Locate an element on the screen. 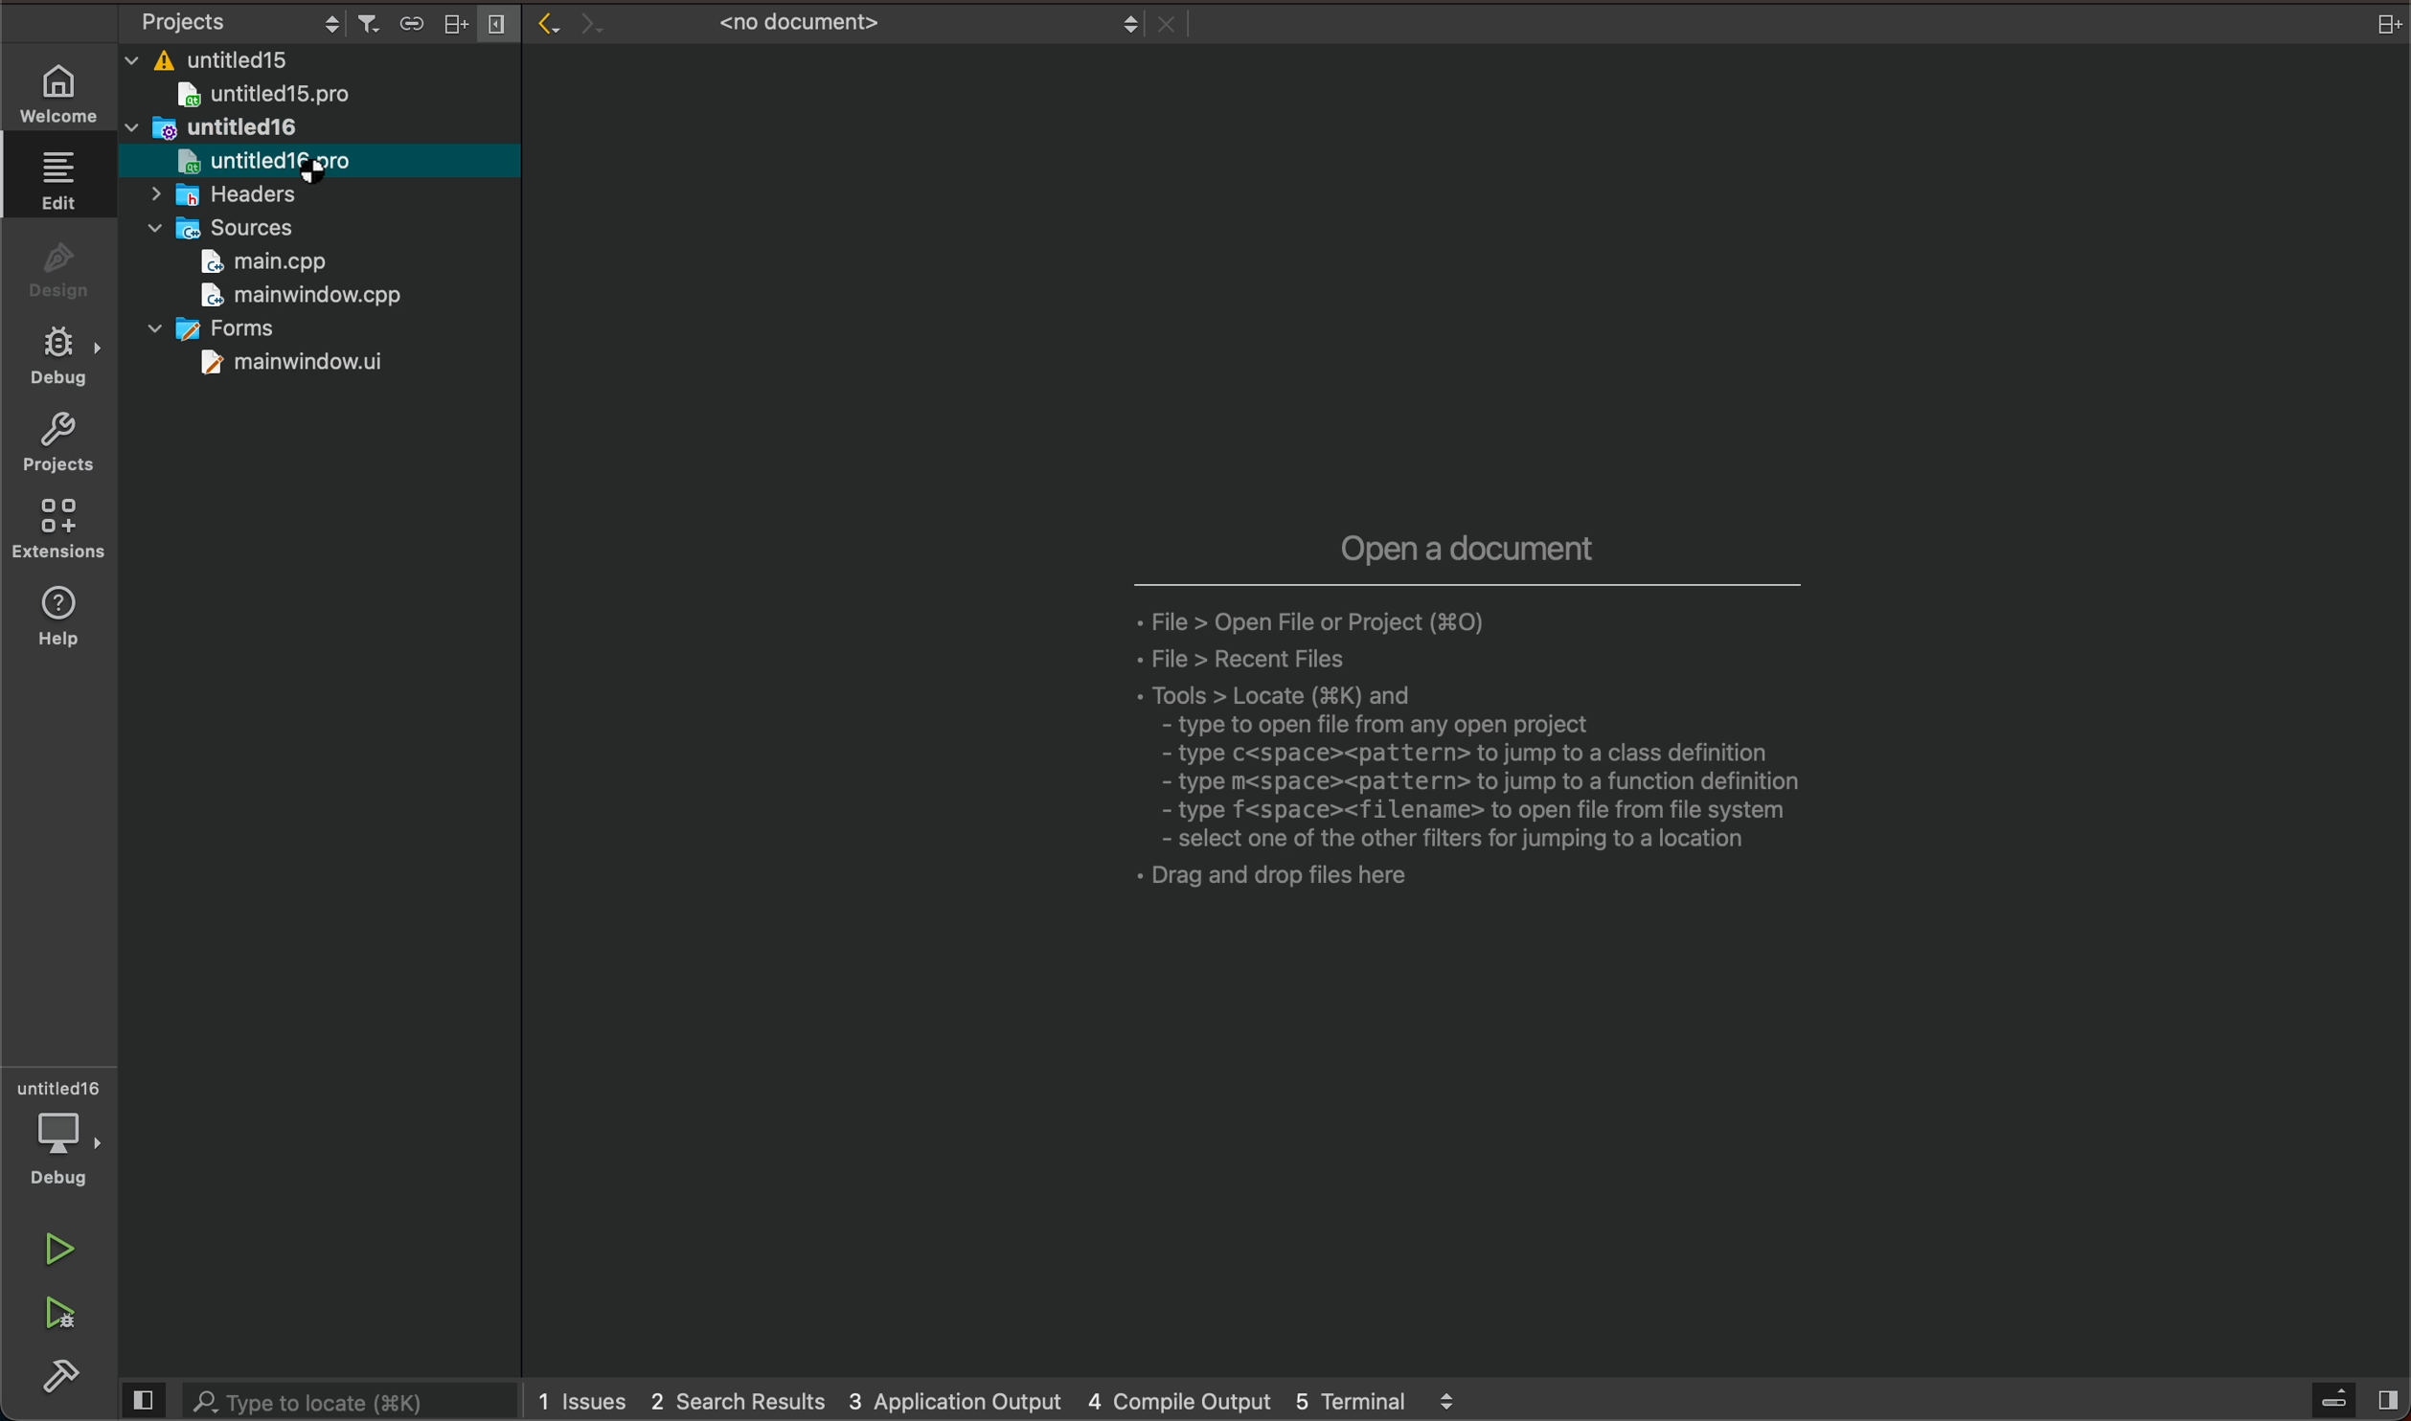  headers is located at coordinates (243, 196).